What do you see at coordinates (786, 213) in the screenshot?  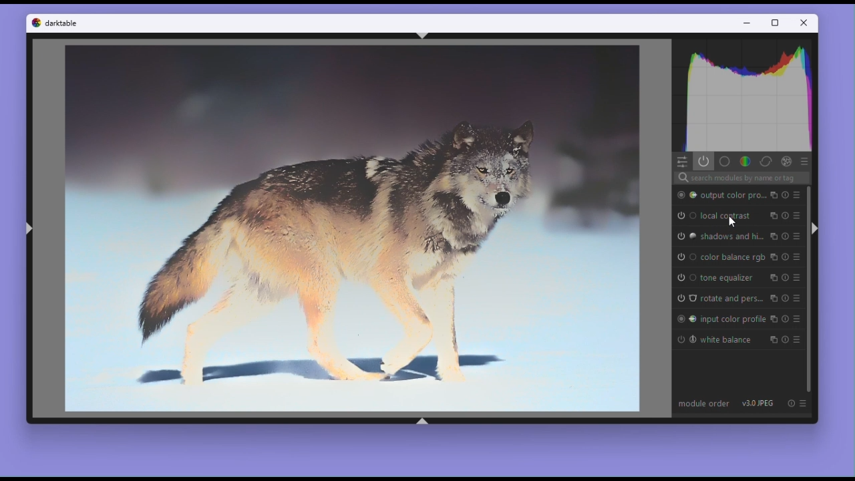 I see `Reset parameters` at bounding box center [786, 213].